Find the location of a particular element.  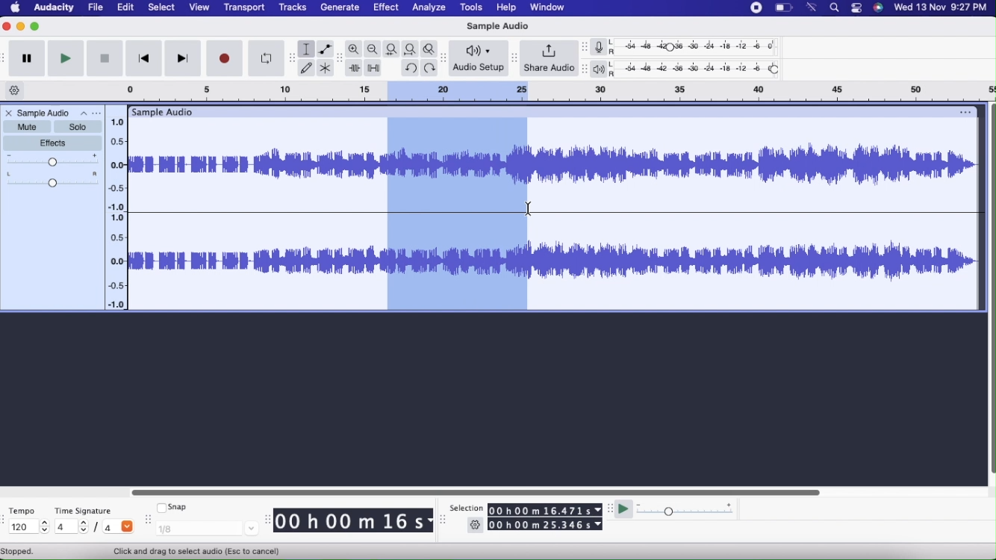

Minimize is located at coordinates (21, 26).